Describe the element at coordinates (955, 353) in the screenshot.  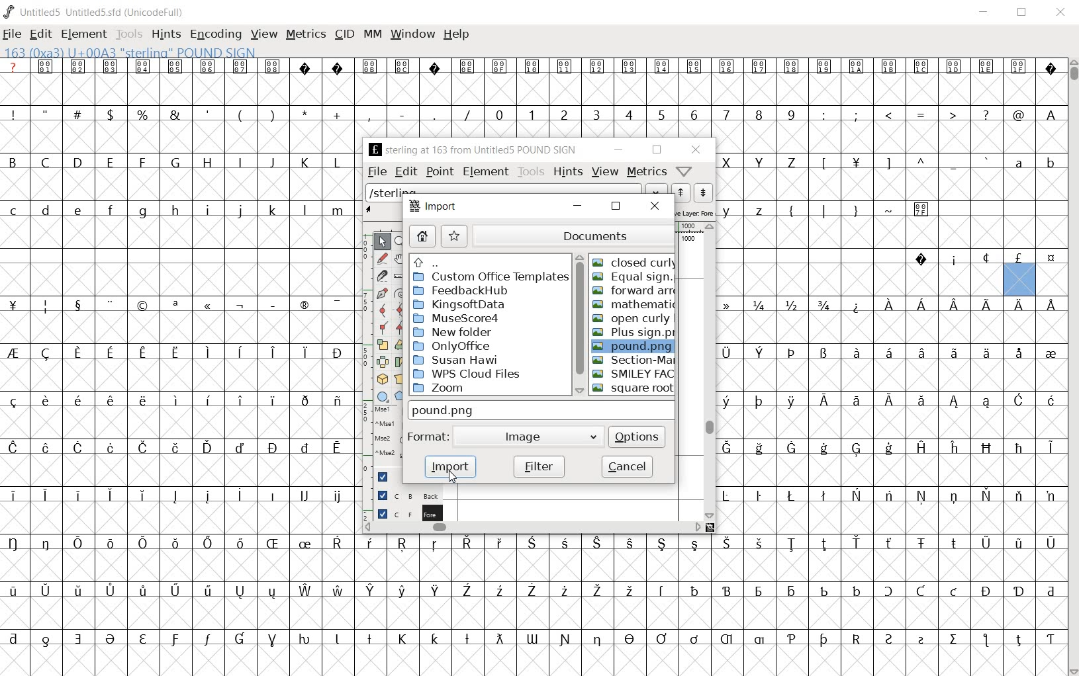
I see `Symbol` at that location.